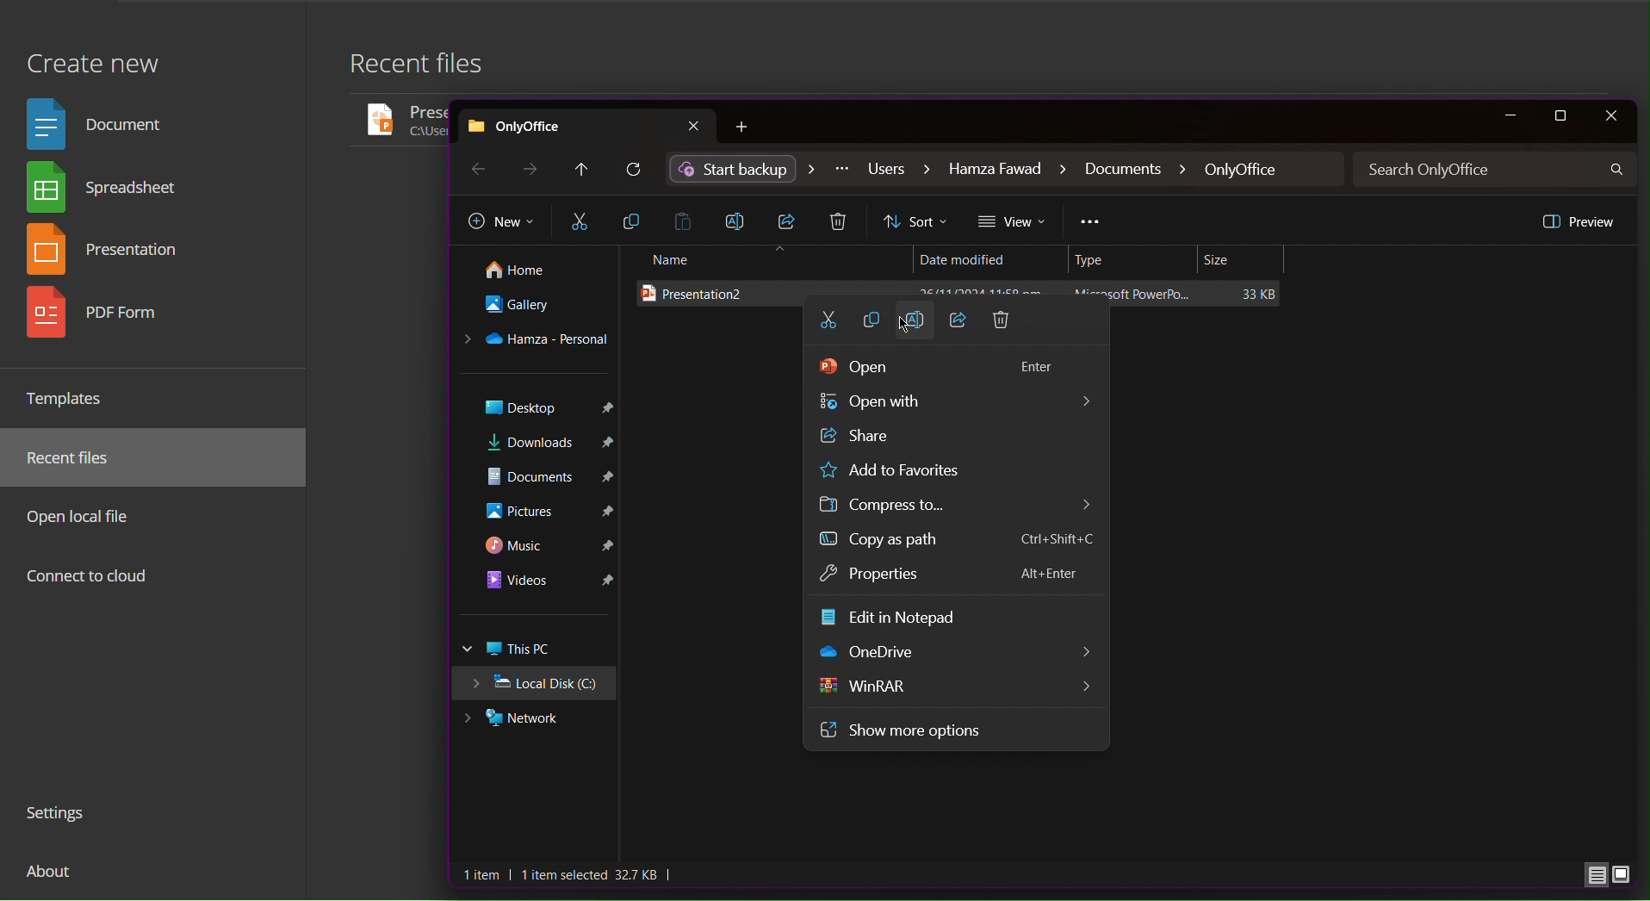  What do you see at coordinates (1244, 260) in the screenshot?
I see `Size` at bounding box center [1244, 260].